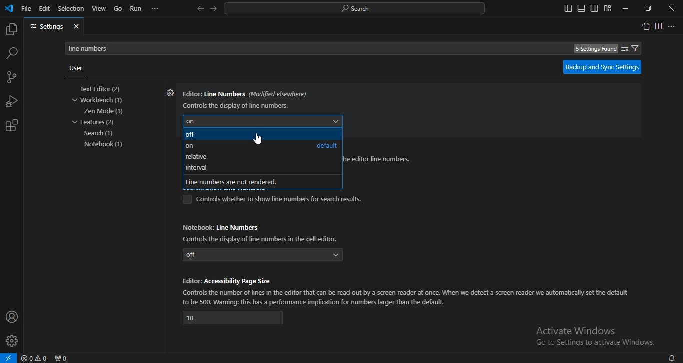  I want to click on line numbers are not rendered, so click(238, 181).